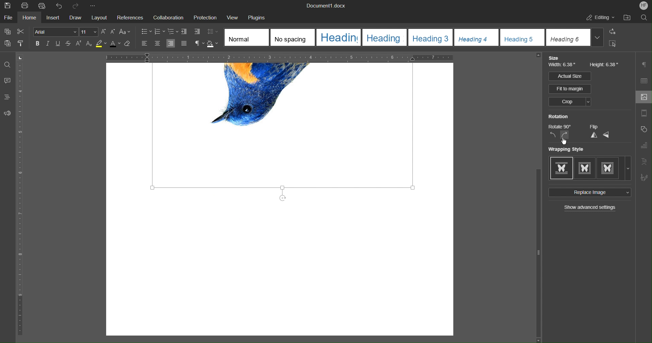 This screenshot has height=343, width=652. Describe the element at coordinates (202, 16) in the screenshot. I see `Protection` at that location.